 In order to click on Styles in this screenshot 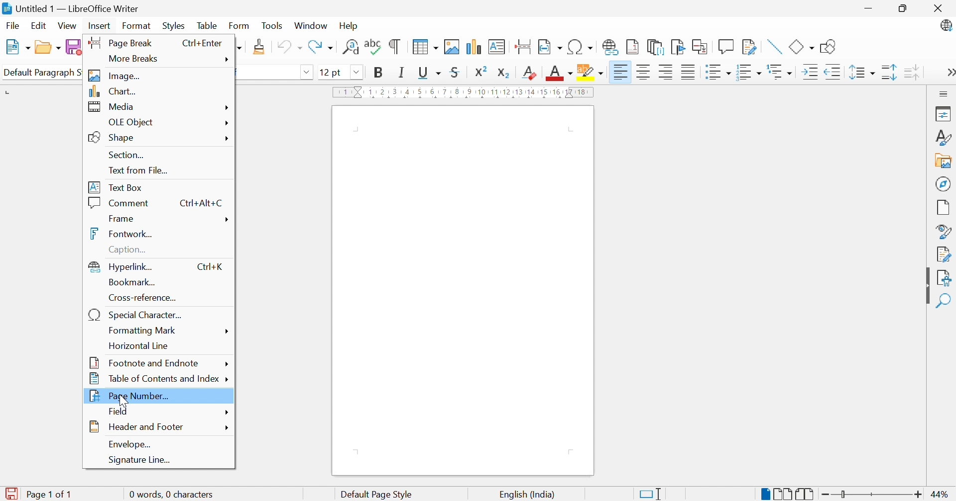, I will do `click(173, 26)`.